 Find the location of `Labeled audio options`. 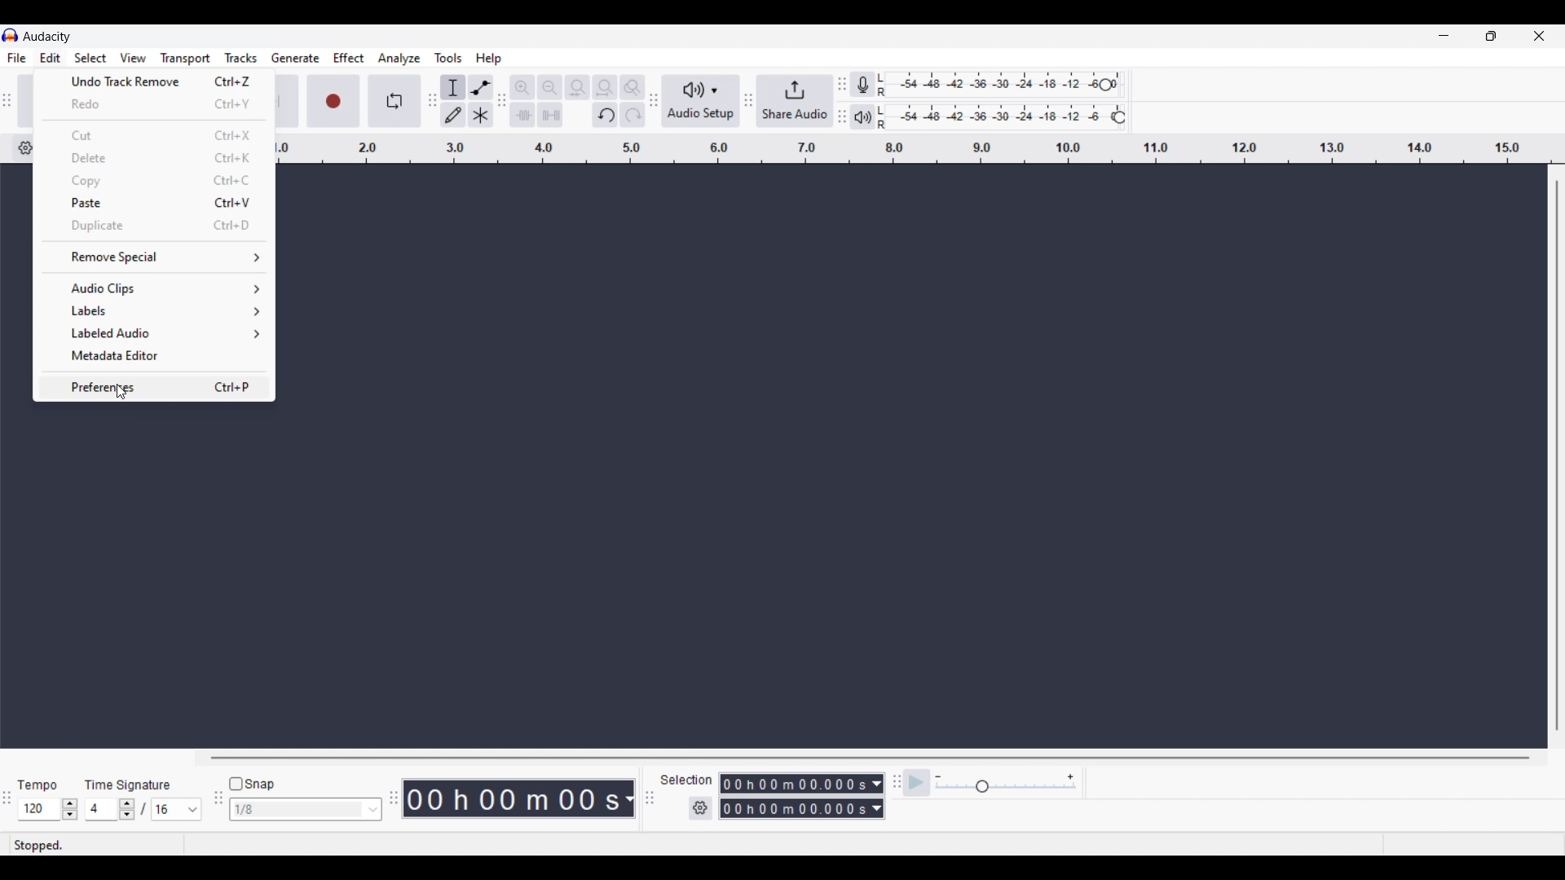

Labeled audio options is located at coordinates (155, 333).